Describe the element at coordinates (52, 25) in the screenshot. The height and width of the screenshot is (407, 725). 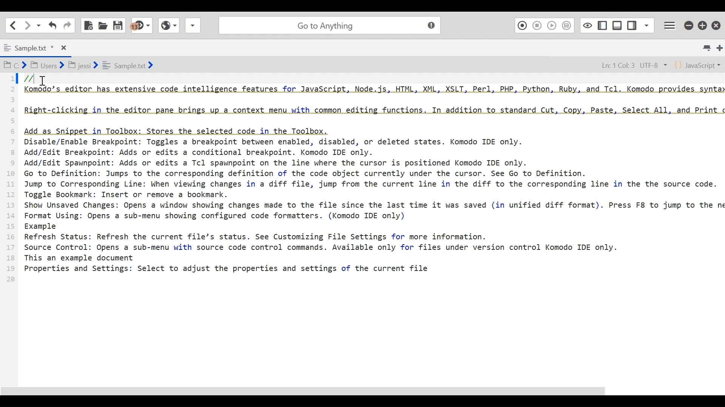
I see `Undo` at that location.